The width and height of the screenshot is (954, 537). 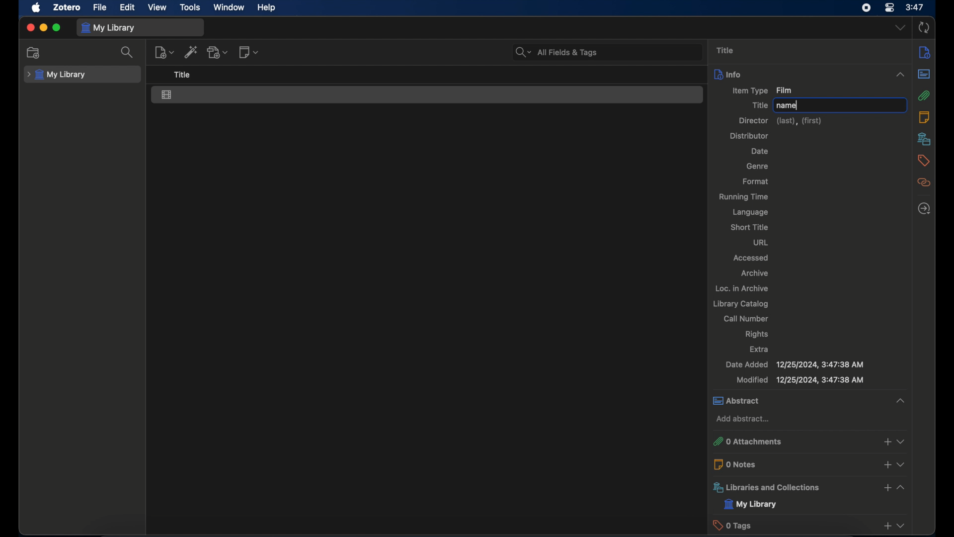 I want to click on close, so click(x=30, y=28).